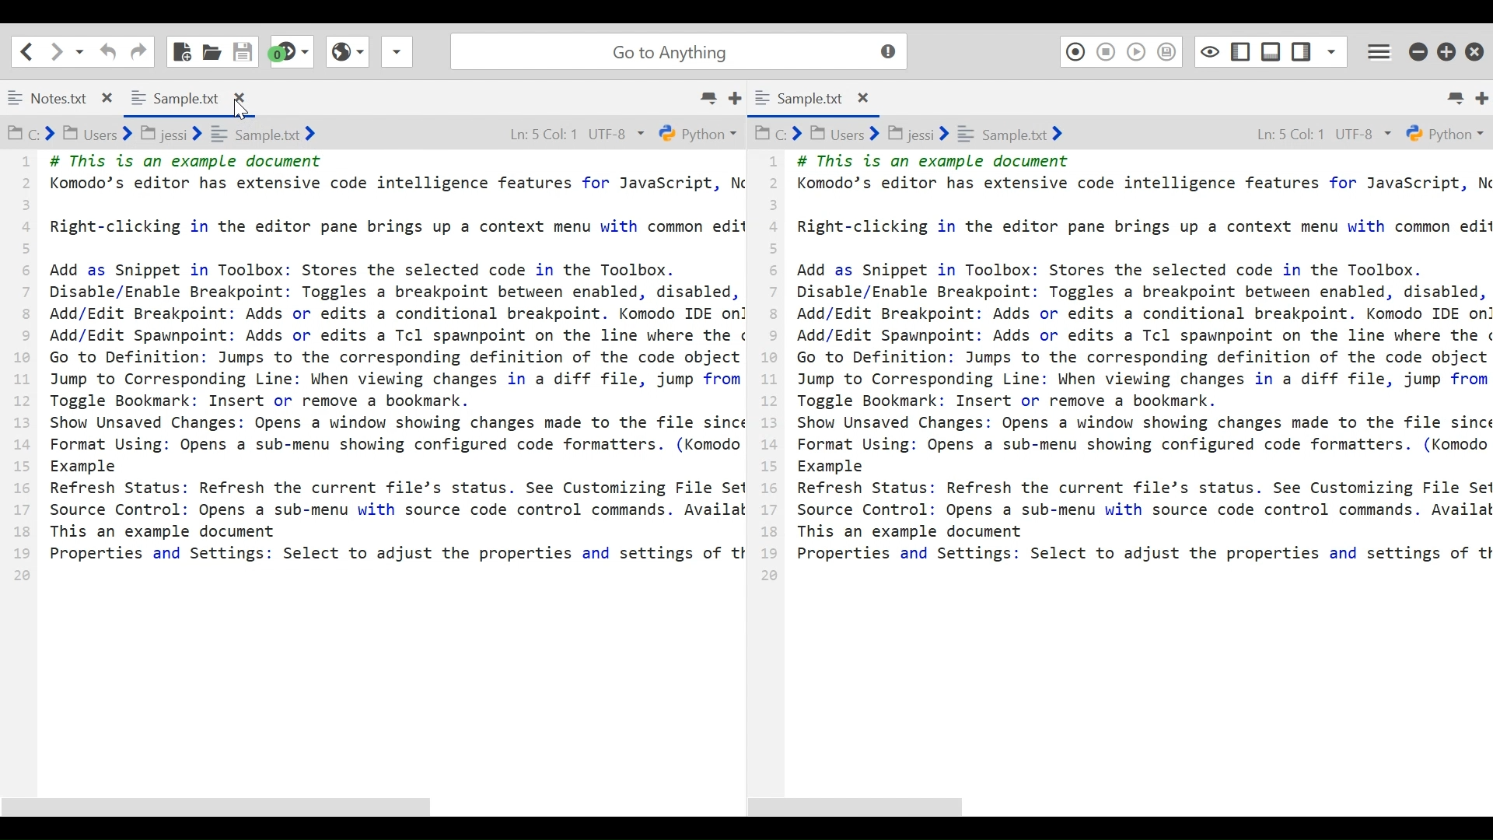  What do you see at coordinates (109, 51) in the screenshot?
I see `Undo` at bounding box center [109, 51].